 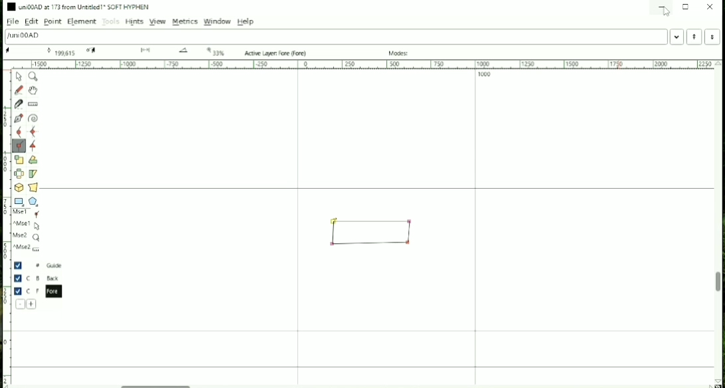 What do you see at coordinates (714, 37) in the screenshot?
I see `Next Word` at bounding box center [714, 37].